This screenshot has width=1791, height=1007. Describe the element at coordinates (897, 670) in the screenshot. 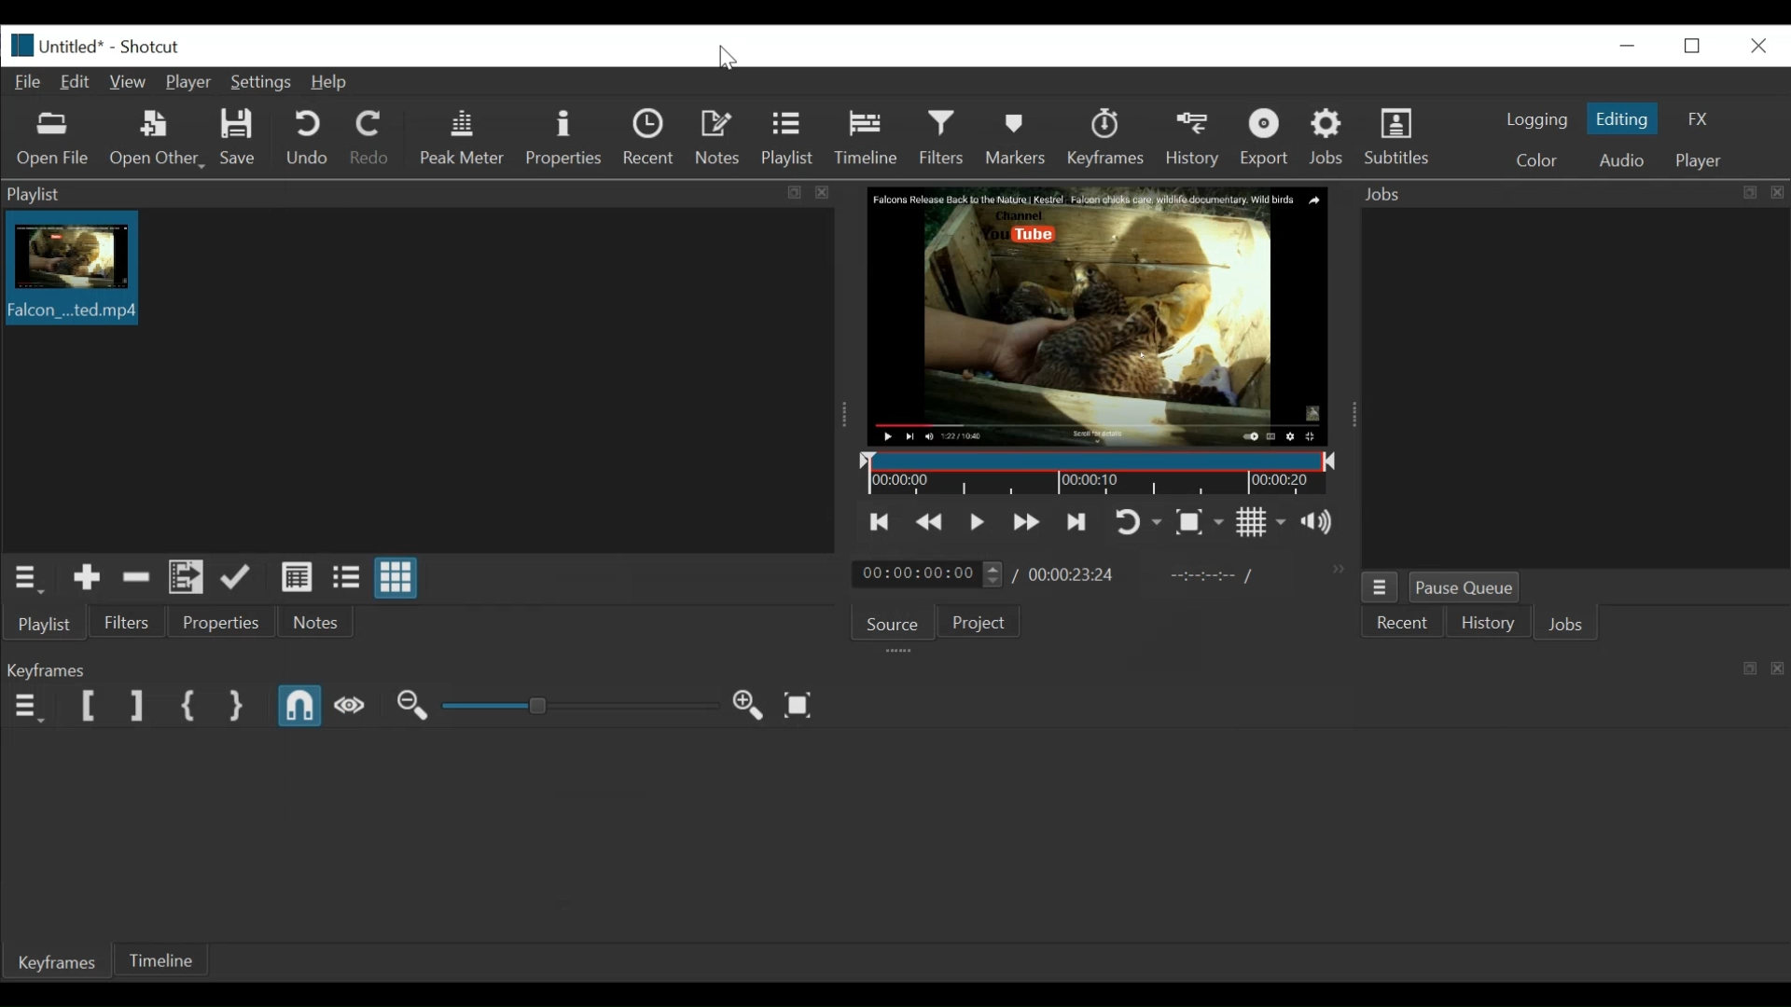

I see `Keyframe Panel` at that location.